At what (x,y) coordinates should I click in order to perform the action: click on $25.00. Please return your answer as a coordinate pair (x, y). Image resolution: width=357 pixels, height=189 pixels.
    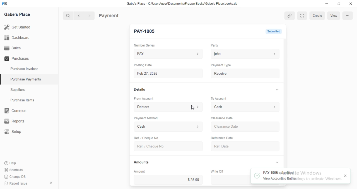
    Looking at the image, I should click on (168, 180).